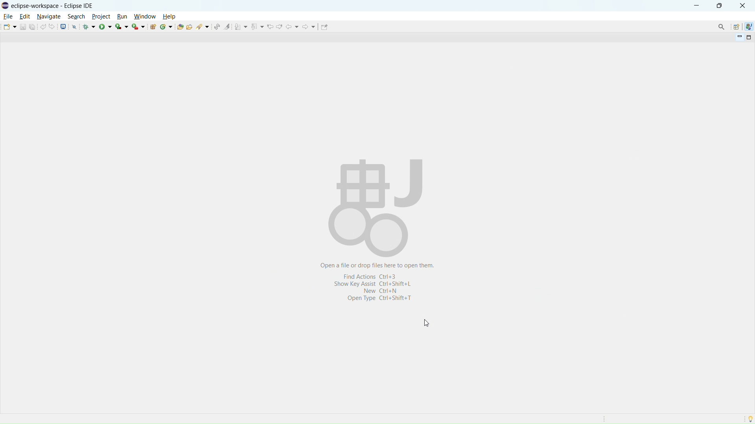 The image size is (755, 424). I want to click on new java package, so click(153, 26).